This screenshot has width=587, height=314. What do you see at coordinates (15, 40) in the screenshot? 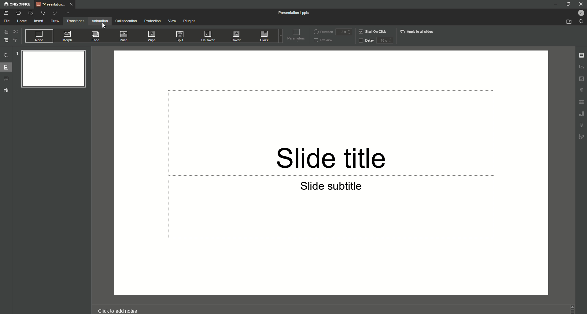
I see `Change Styles` at bounding box center [15, 40].